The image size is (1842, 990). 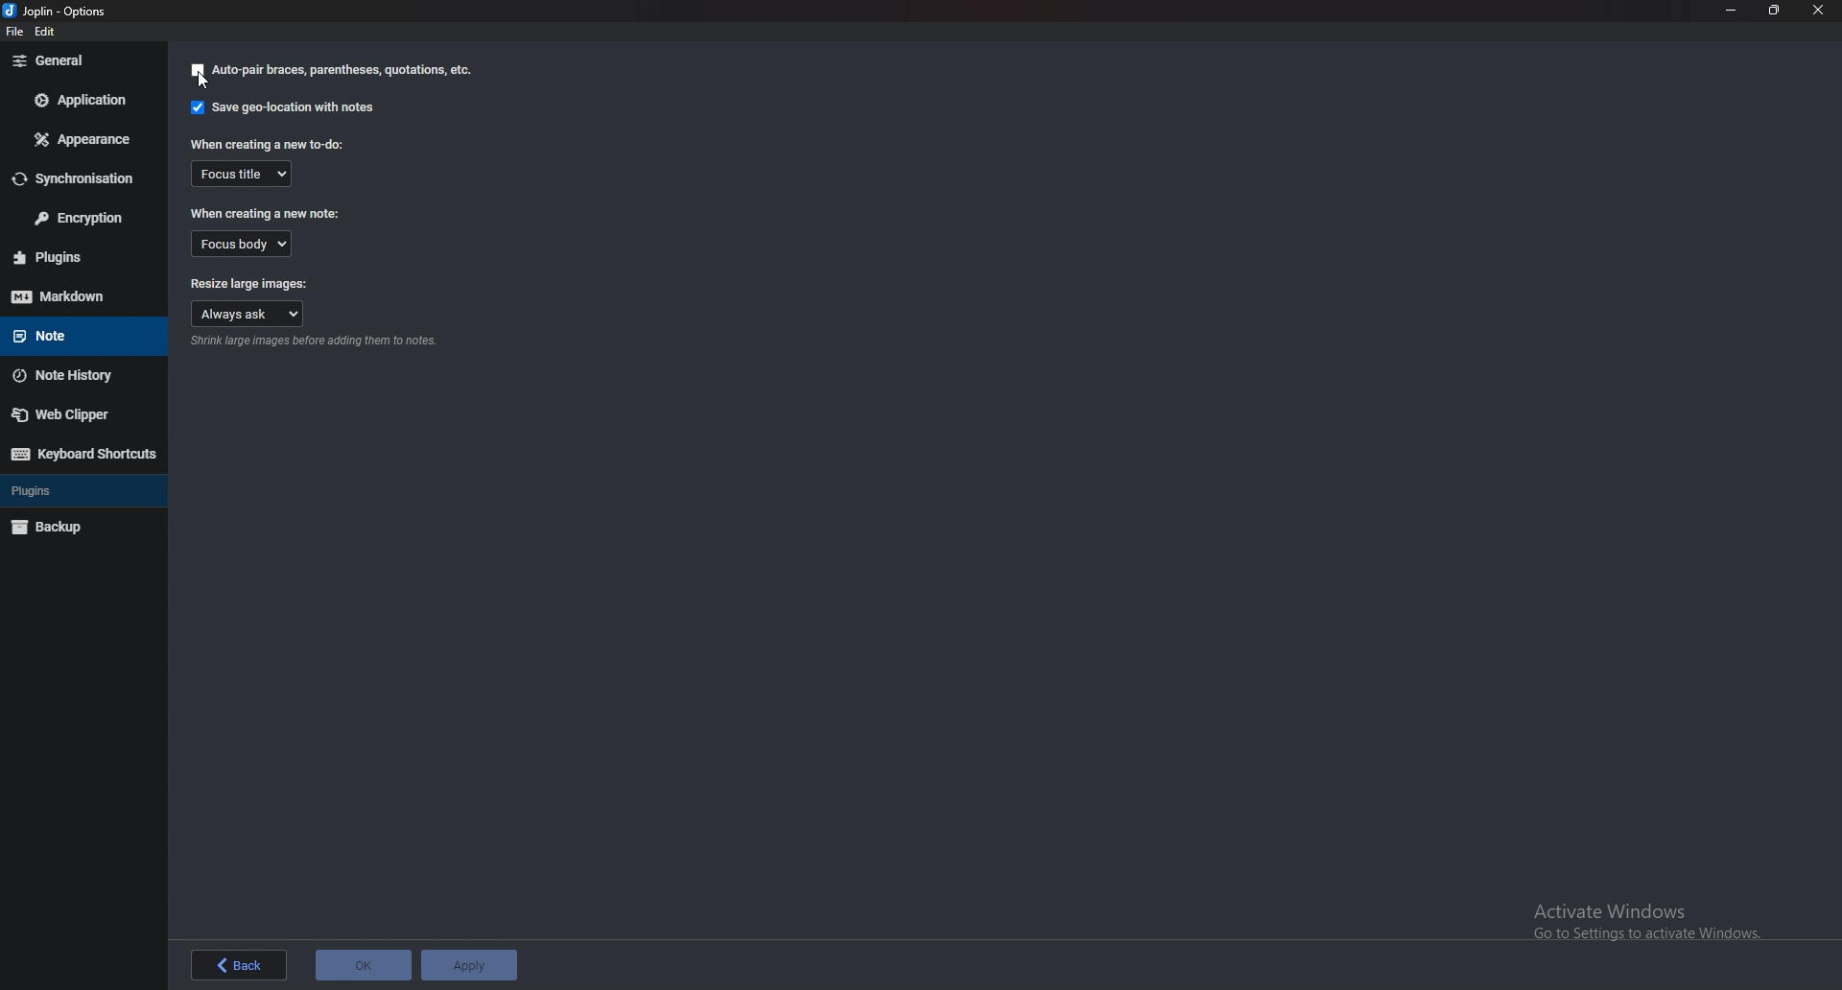 I want to click on ok, so click(x=363, y=963).